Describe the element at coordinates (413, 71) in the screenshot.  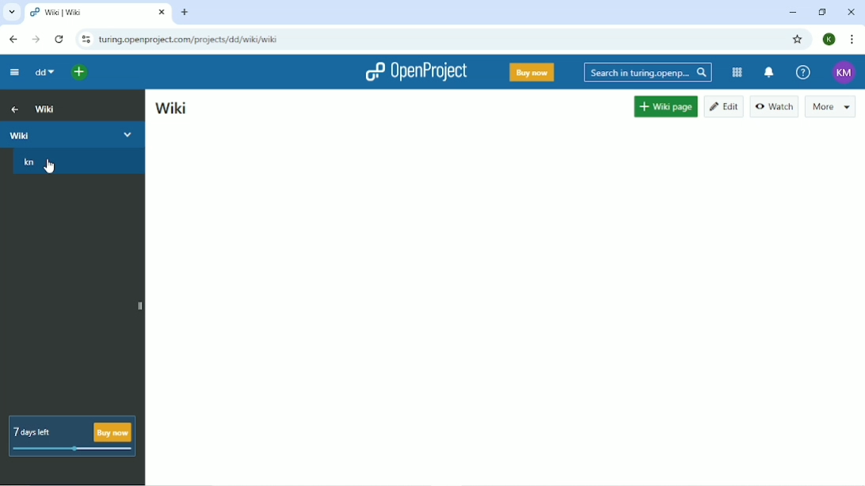
I see `OpenProject` at that location.